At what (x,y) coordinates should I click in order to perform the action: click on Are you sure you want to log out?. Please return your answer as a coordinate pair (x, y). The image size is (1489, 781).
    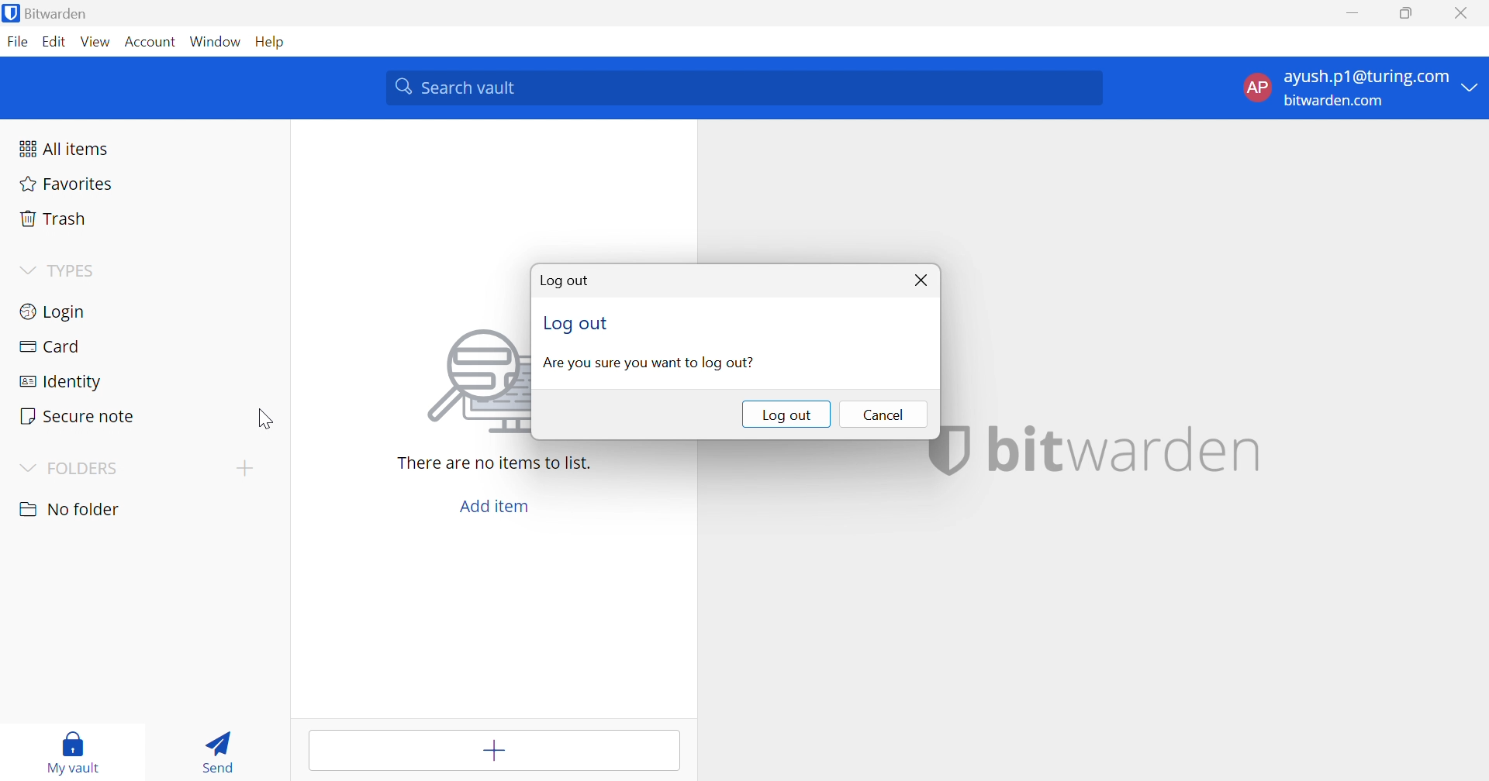
    Looking at the image, I should click on (648, 363).